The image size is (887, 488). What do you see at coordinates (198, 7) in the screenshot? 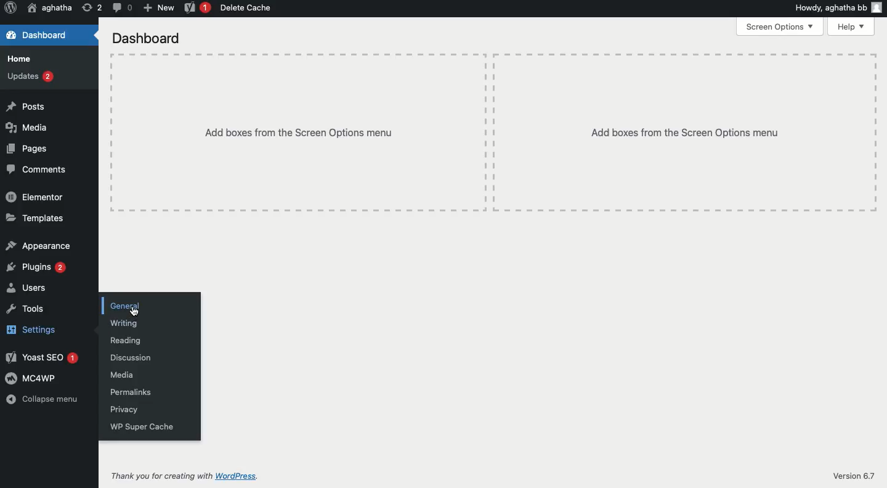
I see `Yoast` at bounding box center [198, 7].